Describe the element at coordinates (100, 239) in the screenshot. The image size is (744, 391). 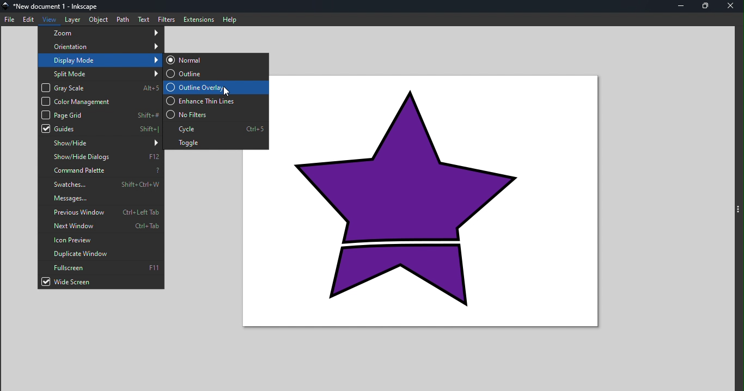
I see `Icon preview` at that location.